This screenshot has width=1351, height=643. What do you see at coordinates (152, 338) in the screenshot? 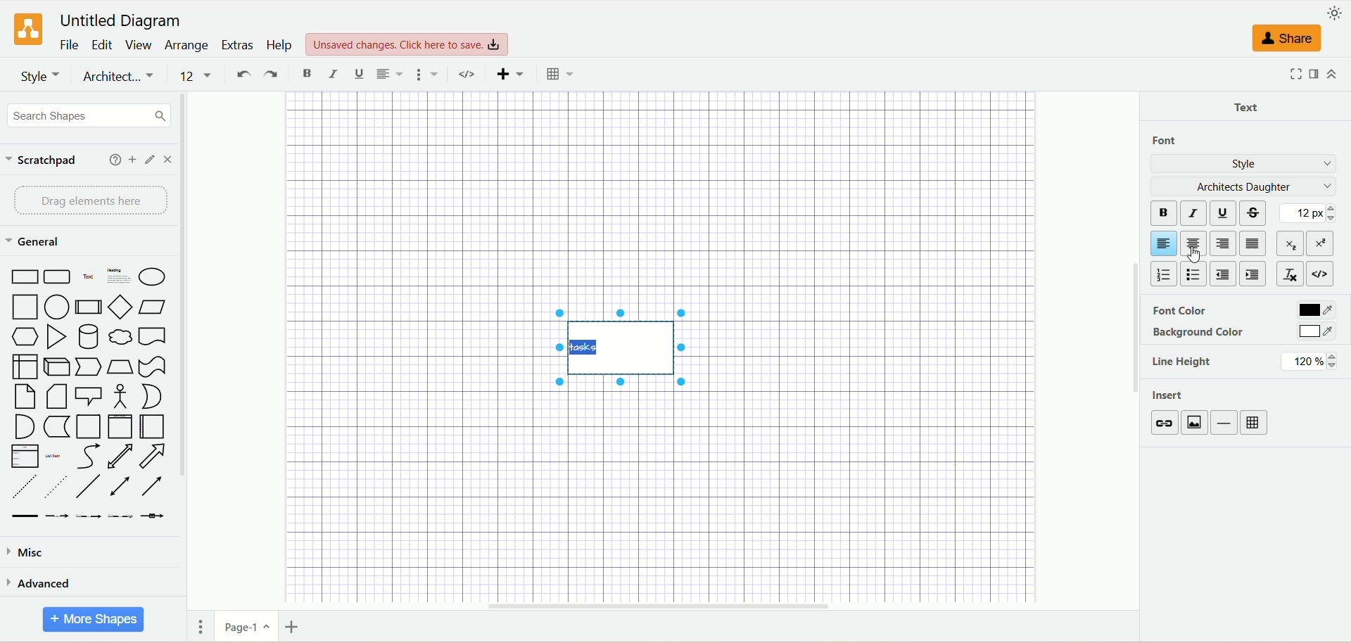
I see `Bookmark` at bounding box center [152, 338].